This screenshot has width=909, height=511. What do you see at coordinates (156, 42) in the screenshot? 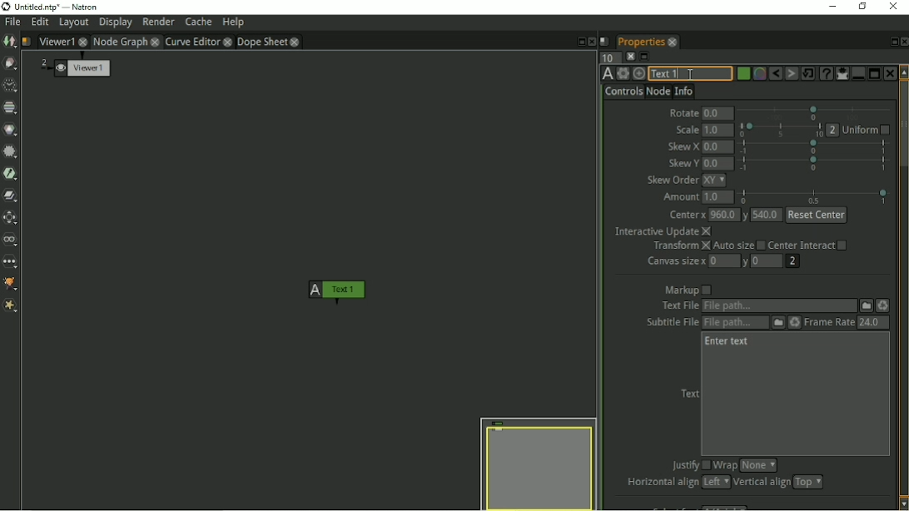
I see `close` at bounding box center [156, 42].